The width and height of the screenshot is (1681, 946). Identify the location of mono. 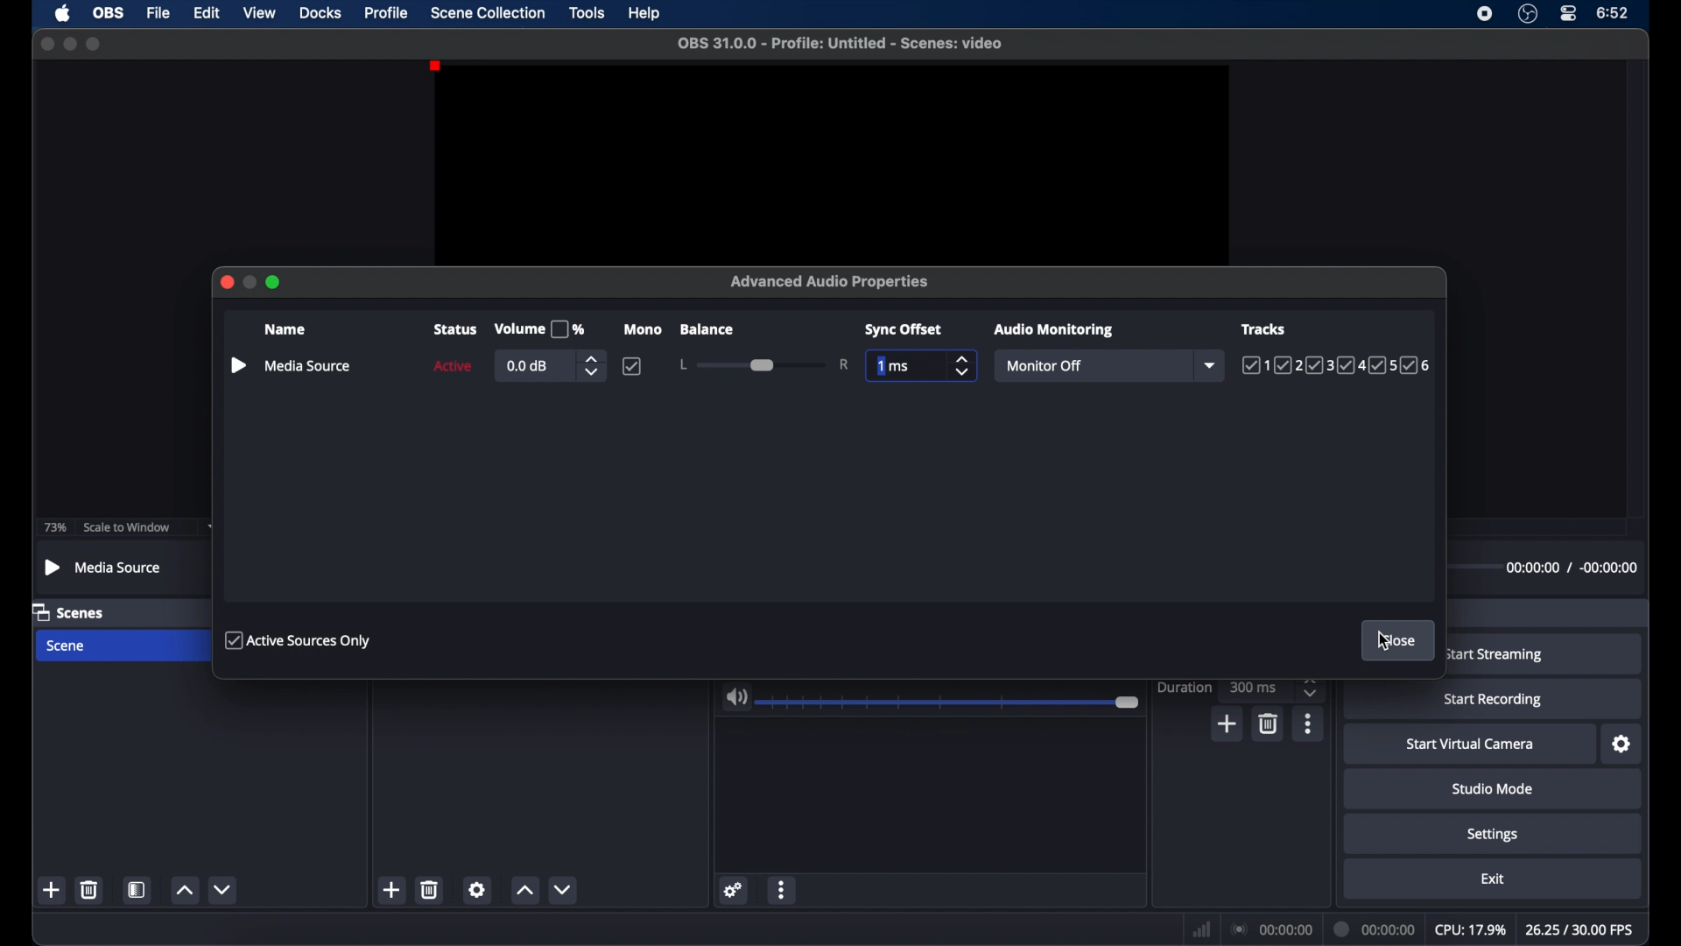
(643, 329).